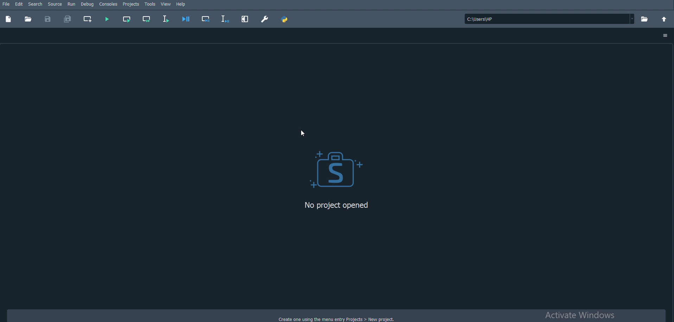 The height and width of the screenshot is (322, 674). Describe the element at coordinates (338, 206) in the screenshot. I see `Project information` at that location.